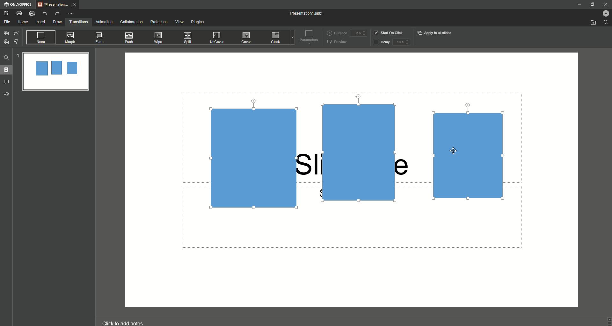 This screenshot has width=612, height=326. What do you see at coordinates (16, 32) in the screenshot?
I see `Cut` at bounding box center [16, 32].